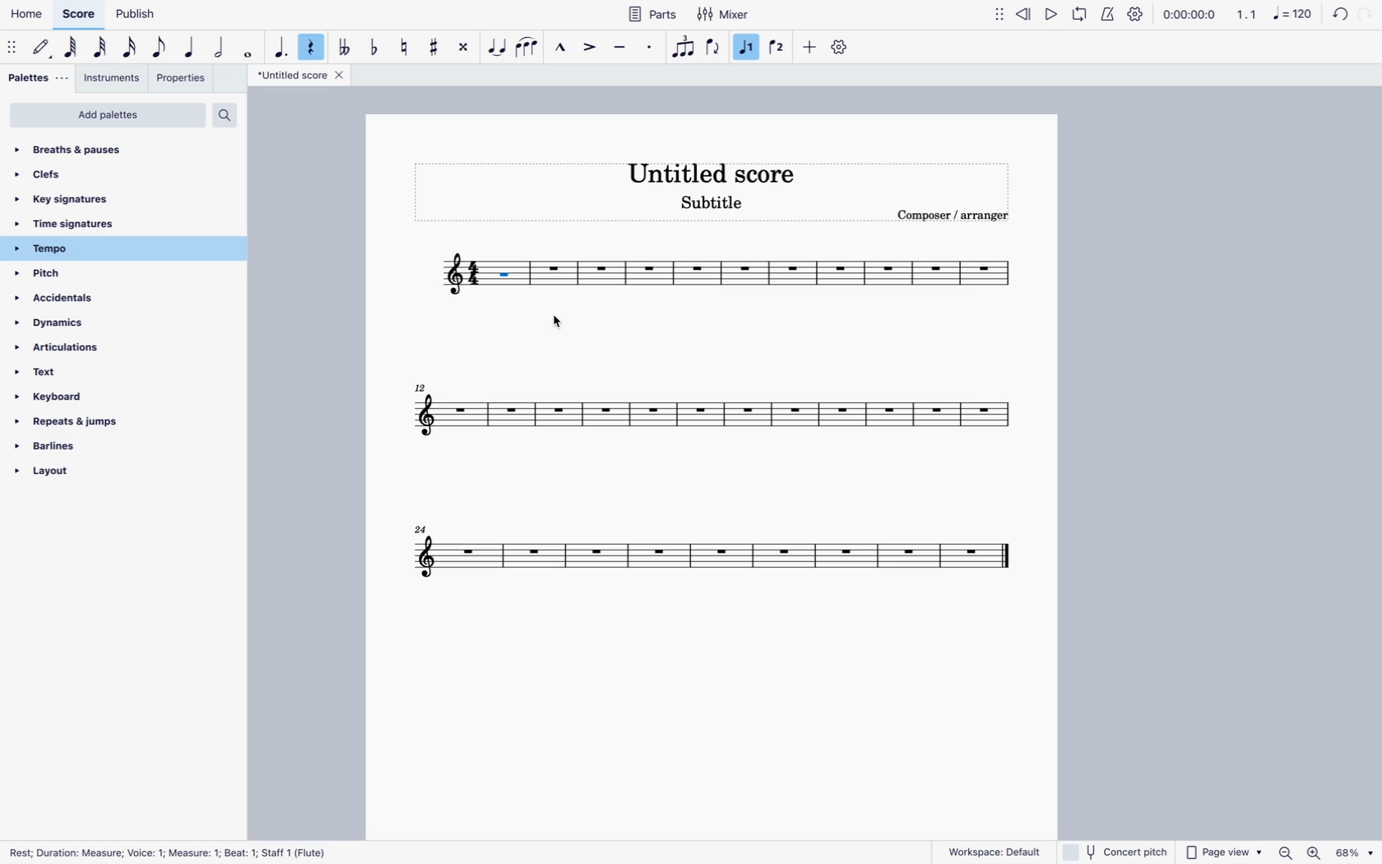 The width and height of the screenshot is (1382, 864). I want to click on 32nd note, so click(103, 48).